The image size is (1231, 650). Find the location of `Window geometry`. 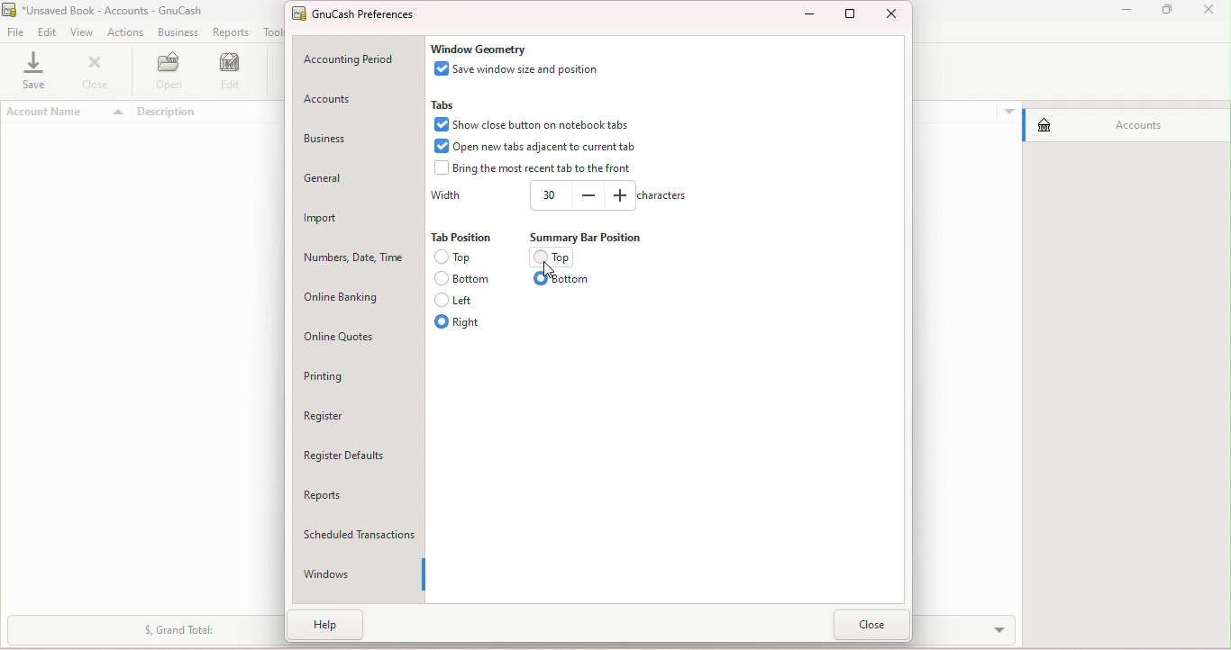

Window geometry is located at coordinates (486, 46).